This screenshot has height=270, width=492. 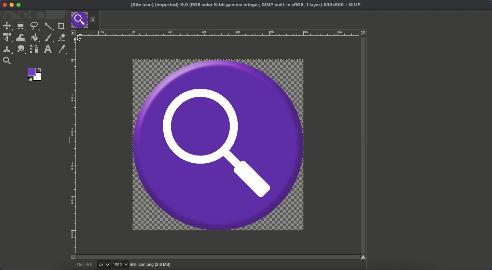 What do you see at coordinates (79, 38) in the screenshot?
I see `cursor` at bounding box center [79, 38].